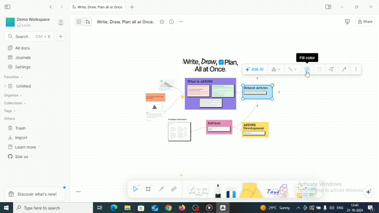 This screenshot has height=213, width=379. I want to click on Restore Down, so click(357, 7).